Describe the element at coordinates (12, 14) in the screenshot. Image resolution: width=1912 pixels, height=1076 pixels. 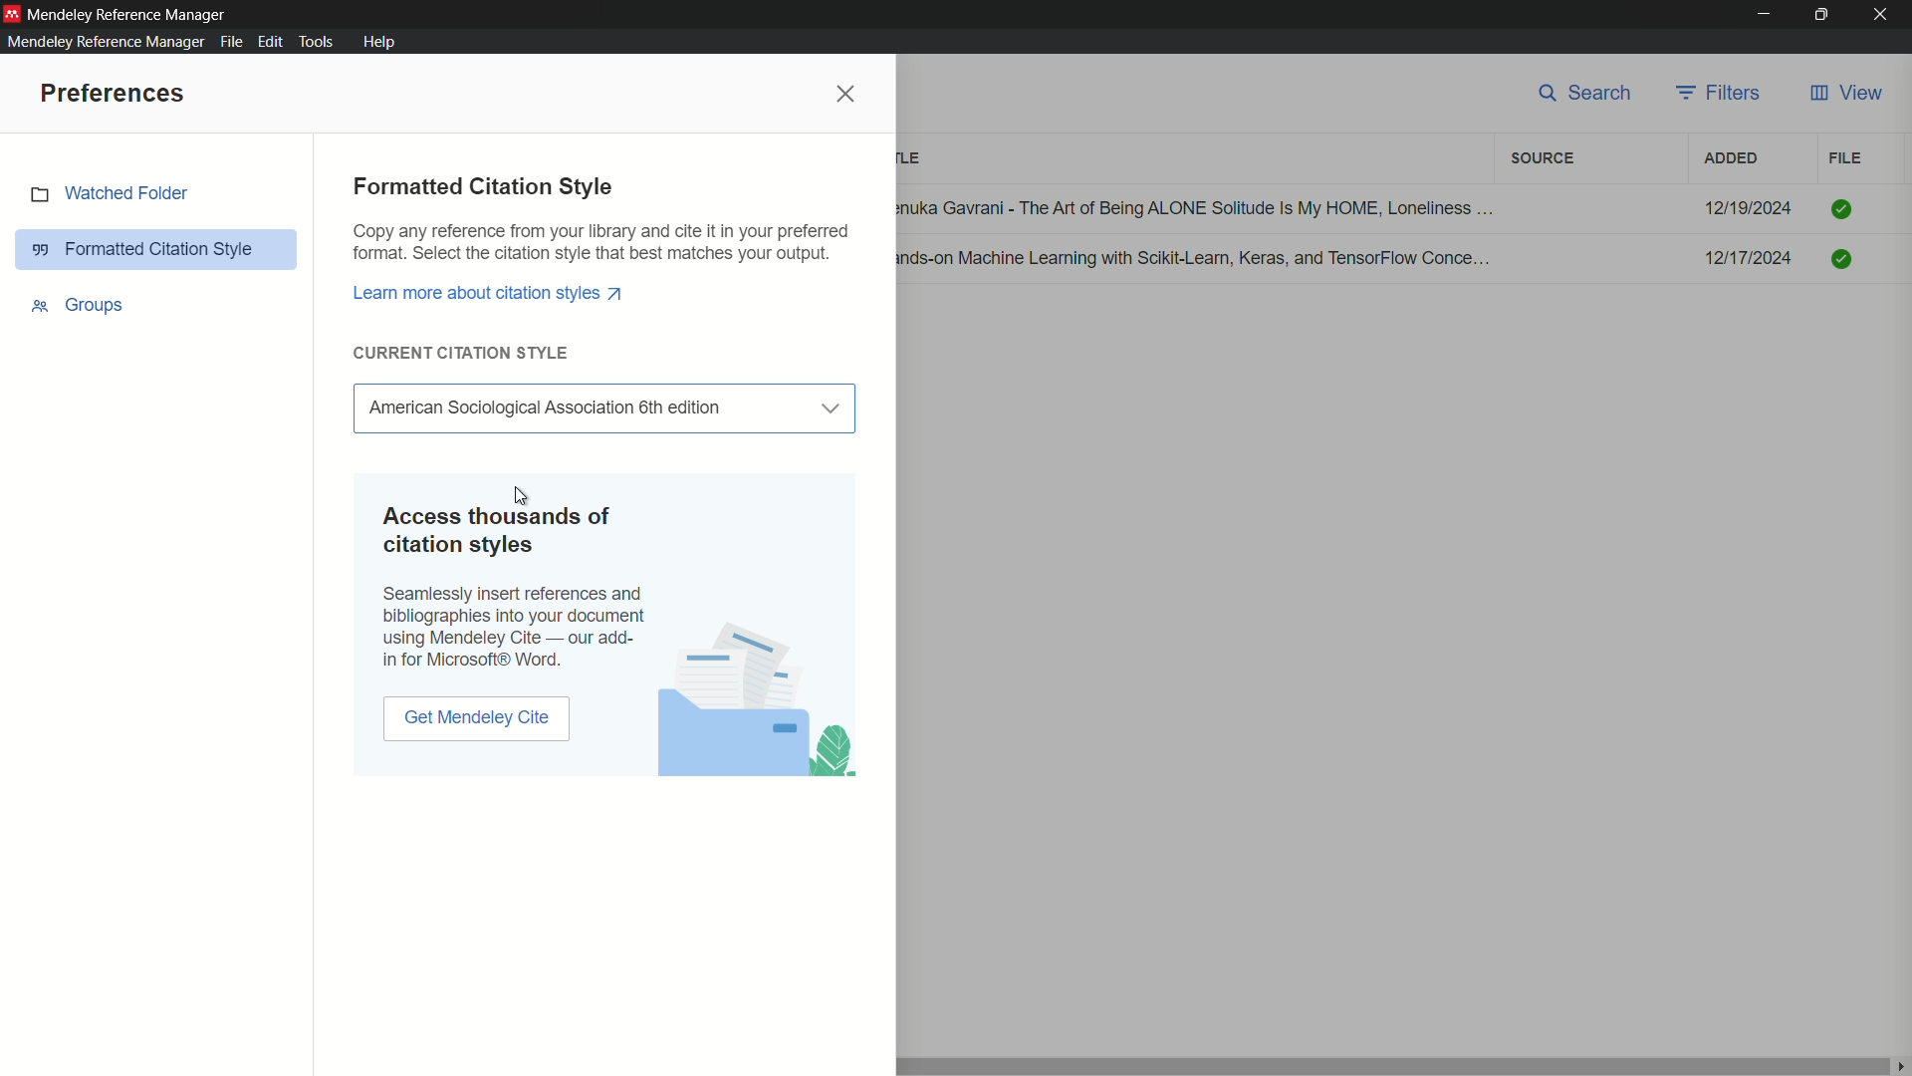
I see `app icon` at that location.